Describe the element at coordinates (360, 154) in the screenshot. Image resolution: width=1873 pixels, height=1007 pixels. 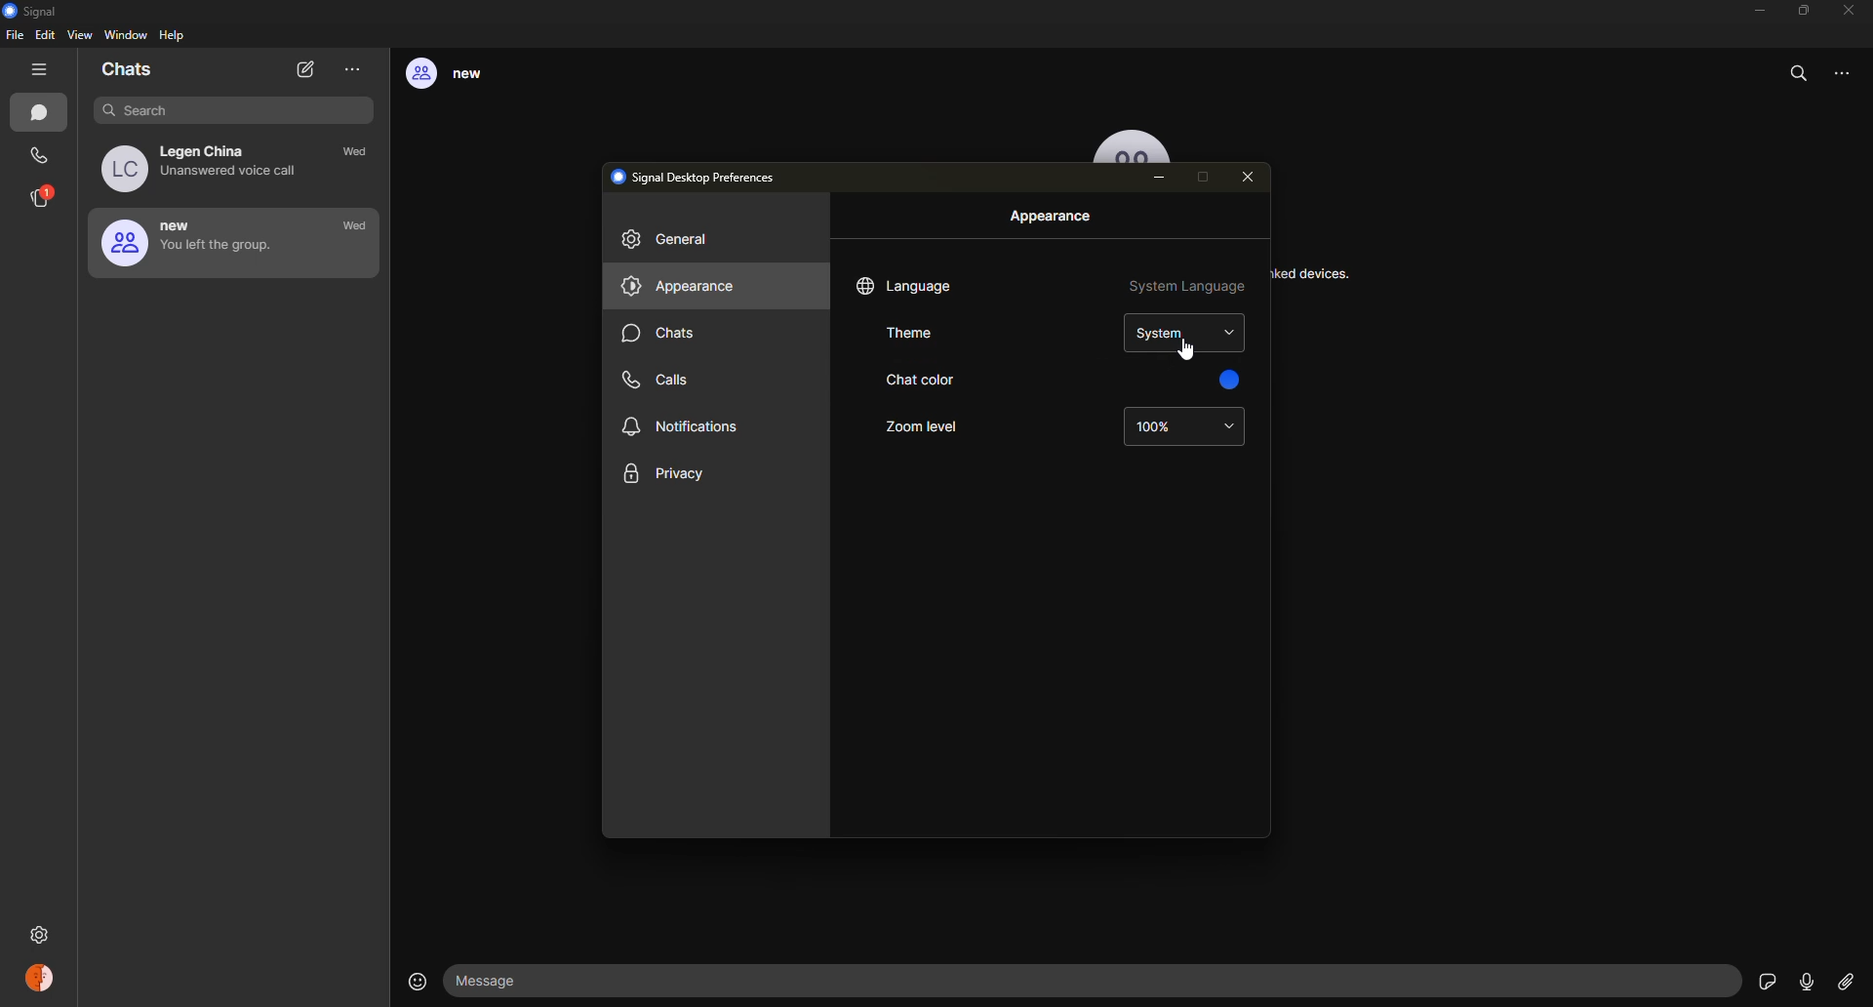
I see `wed` at that location.